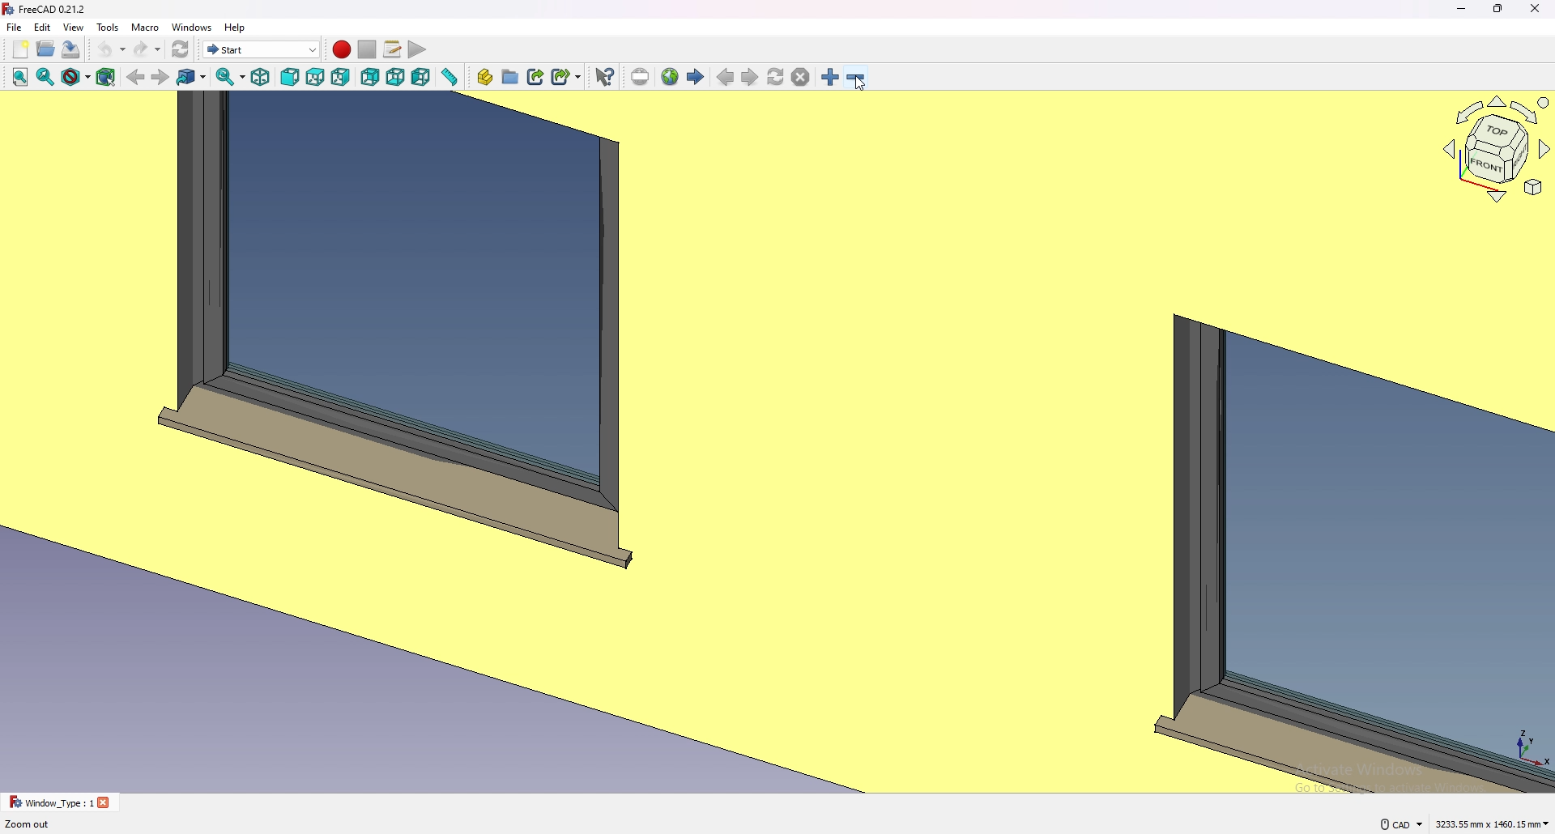 The image size is (1555, 834). I want to click on open, so click(45, 49).